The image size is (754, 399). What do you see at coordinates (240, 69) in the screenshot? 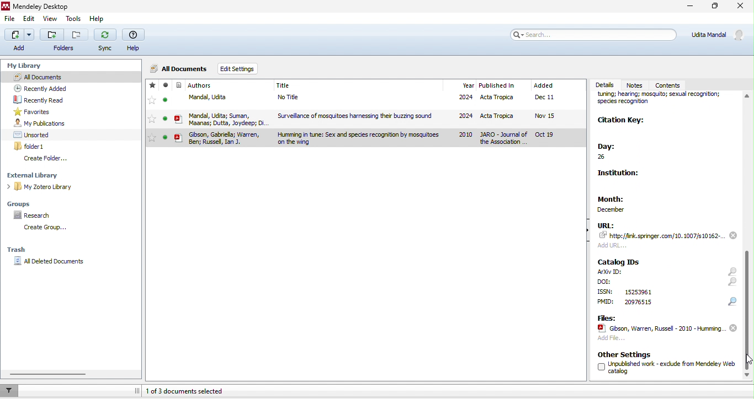
I see `edit settings` at bounding box center [240, 69].